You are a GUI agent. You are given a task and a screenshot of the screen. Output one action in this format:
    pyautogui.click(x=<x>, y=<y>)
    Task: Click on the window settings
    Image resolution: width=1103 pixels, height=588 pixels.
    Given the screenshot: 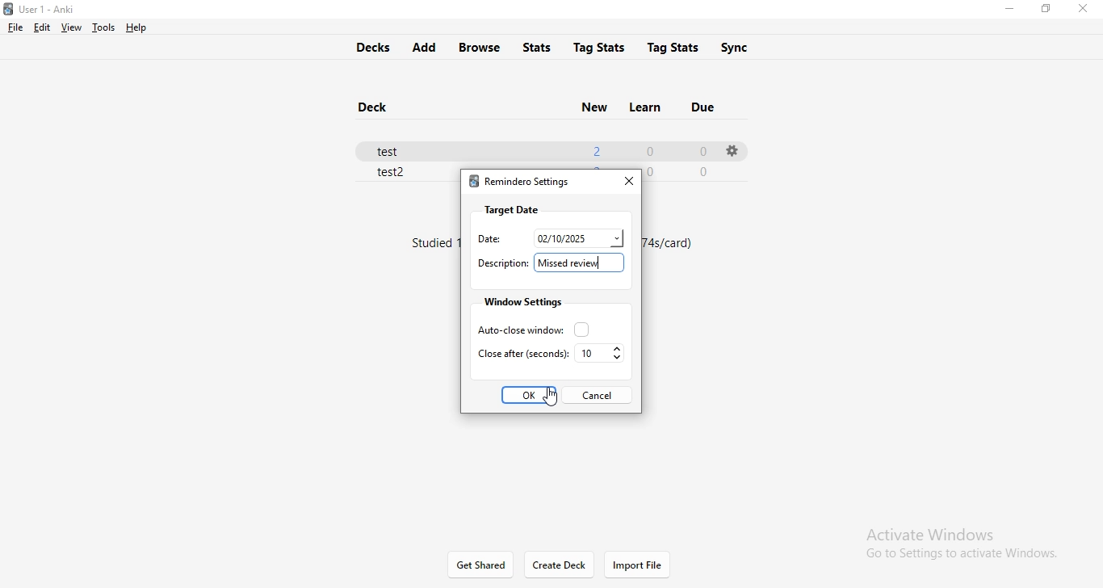 What is the action you would take?
    pyautogui.click(x=521, y=302)
    